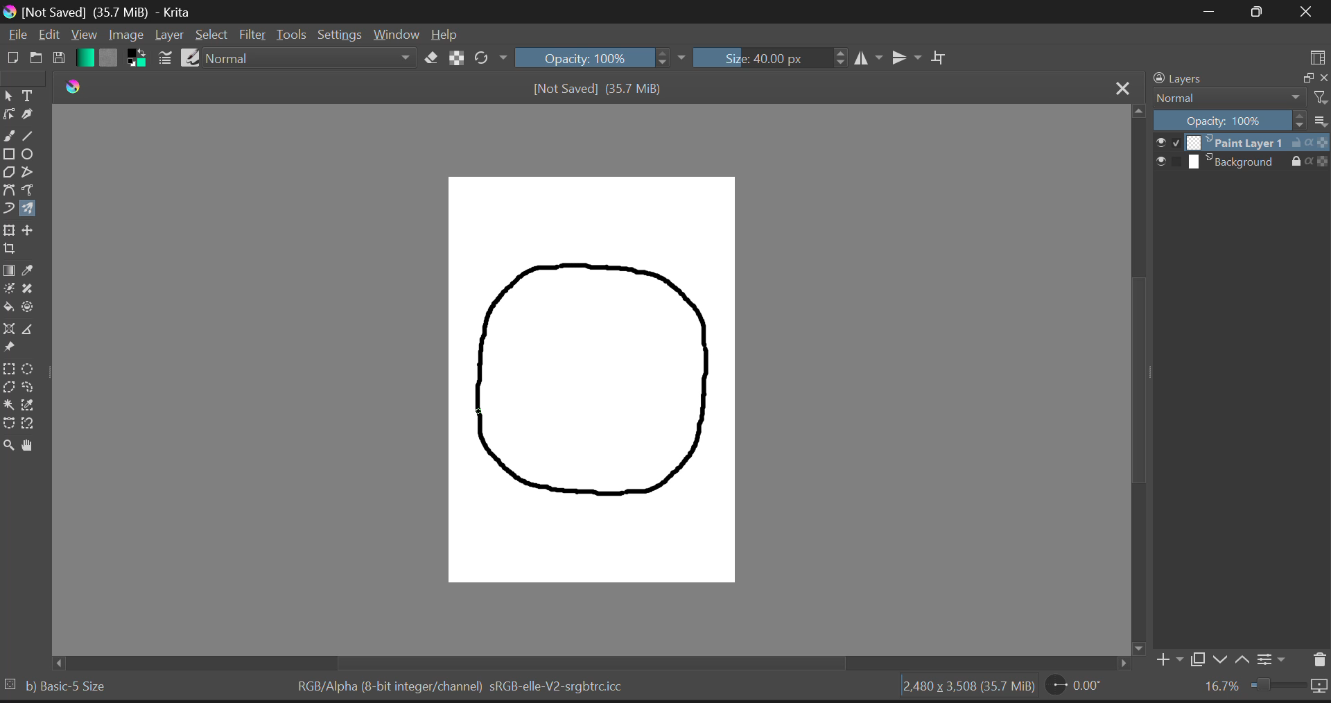 The image size is (1331, 703). I want to click on Settings, so click(1273, 662).